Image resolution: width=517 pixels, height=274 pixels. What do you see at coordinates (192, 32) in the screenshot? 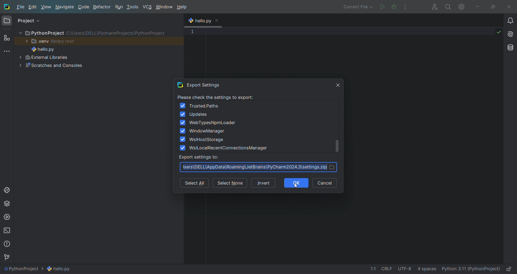
I see `1` at bounding box center [192, 32].